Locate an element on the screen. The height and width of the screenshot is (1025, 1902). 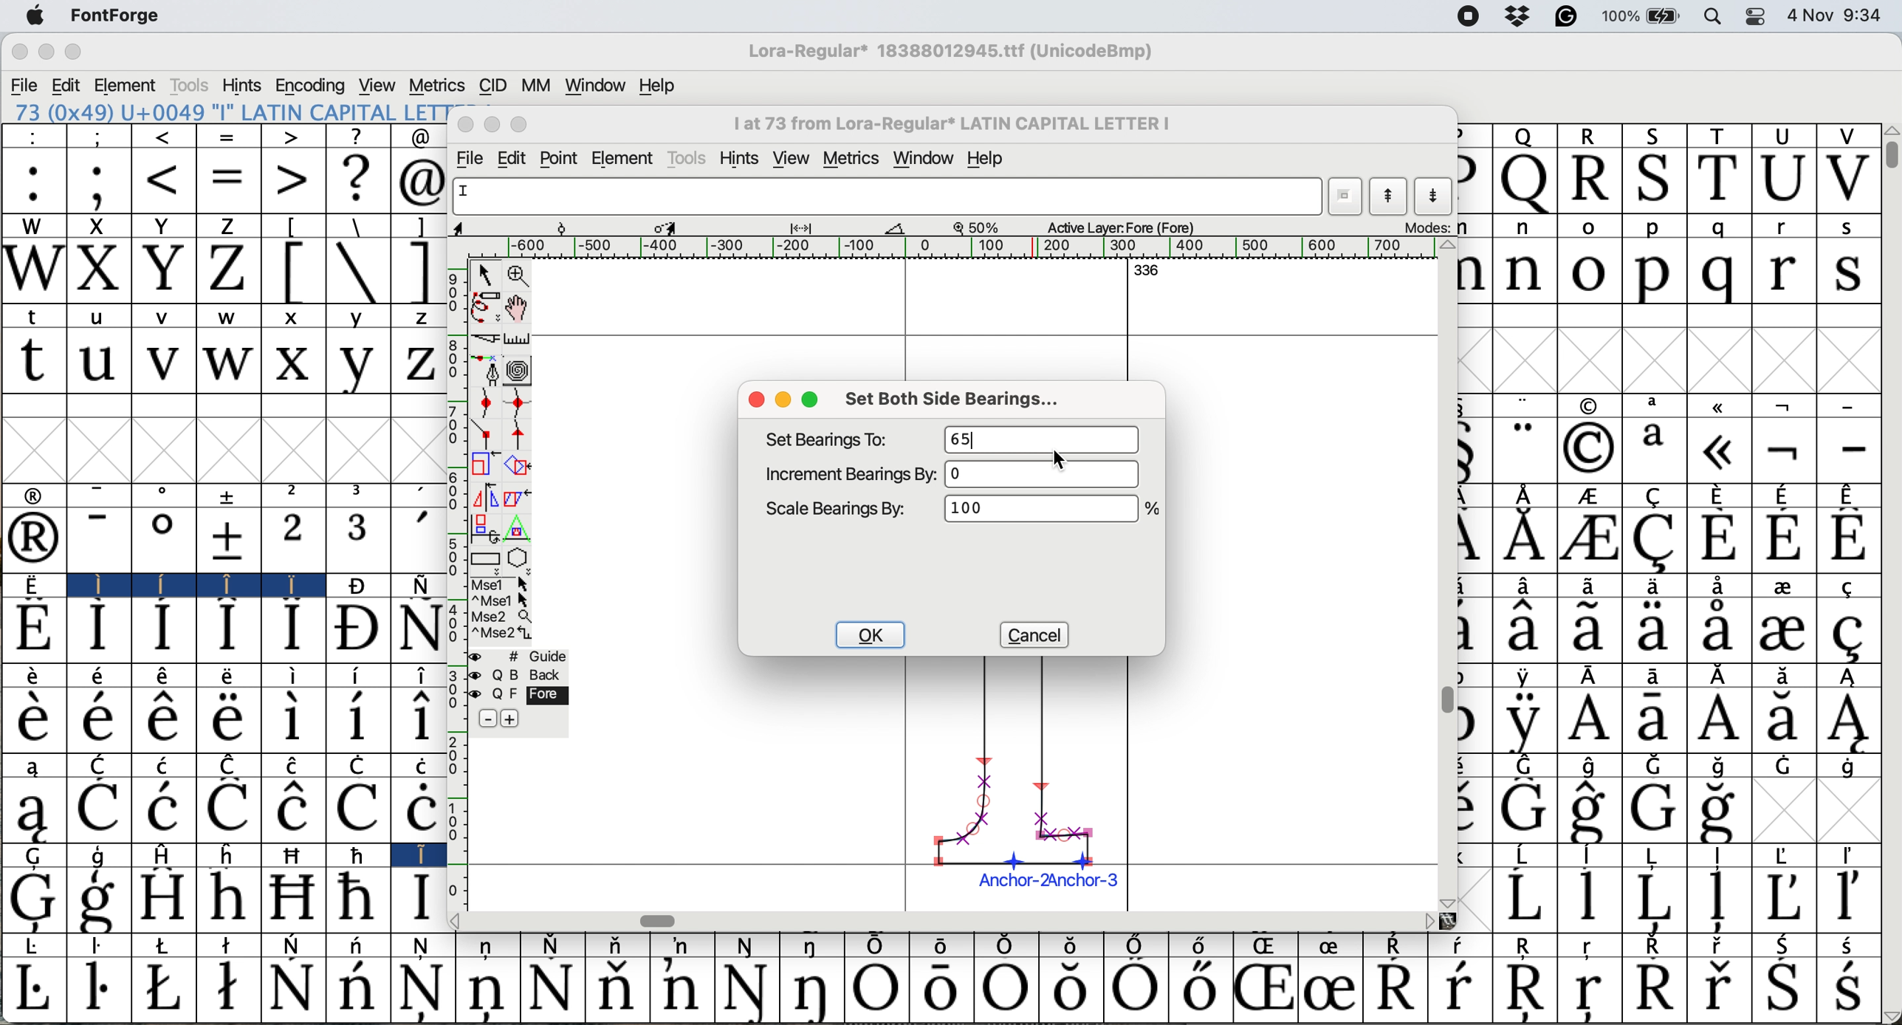
hints is located at coordinates (244, 86).